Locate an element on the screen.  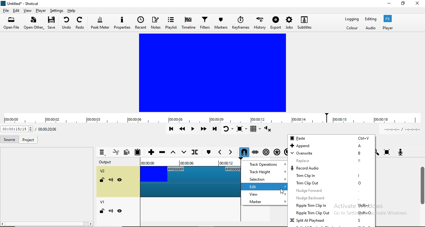
Logging is located at coordinates (352, 20).